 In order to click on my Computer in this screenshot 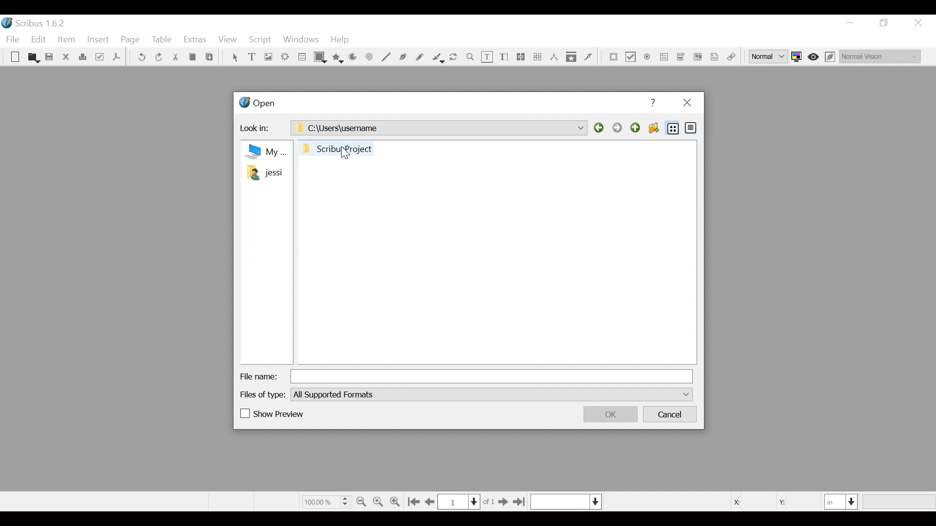, I will do `click(265, 151)`.